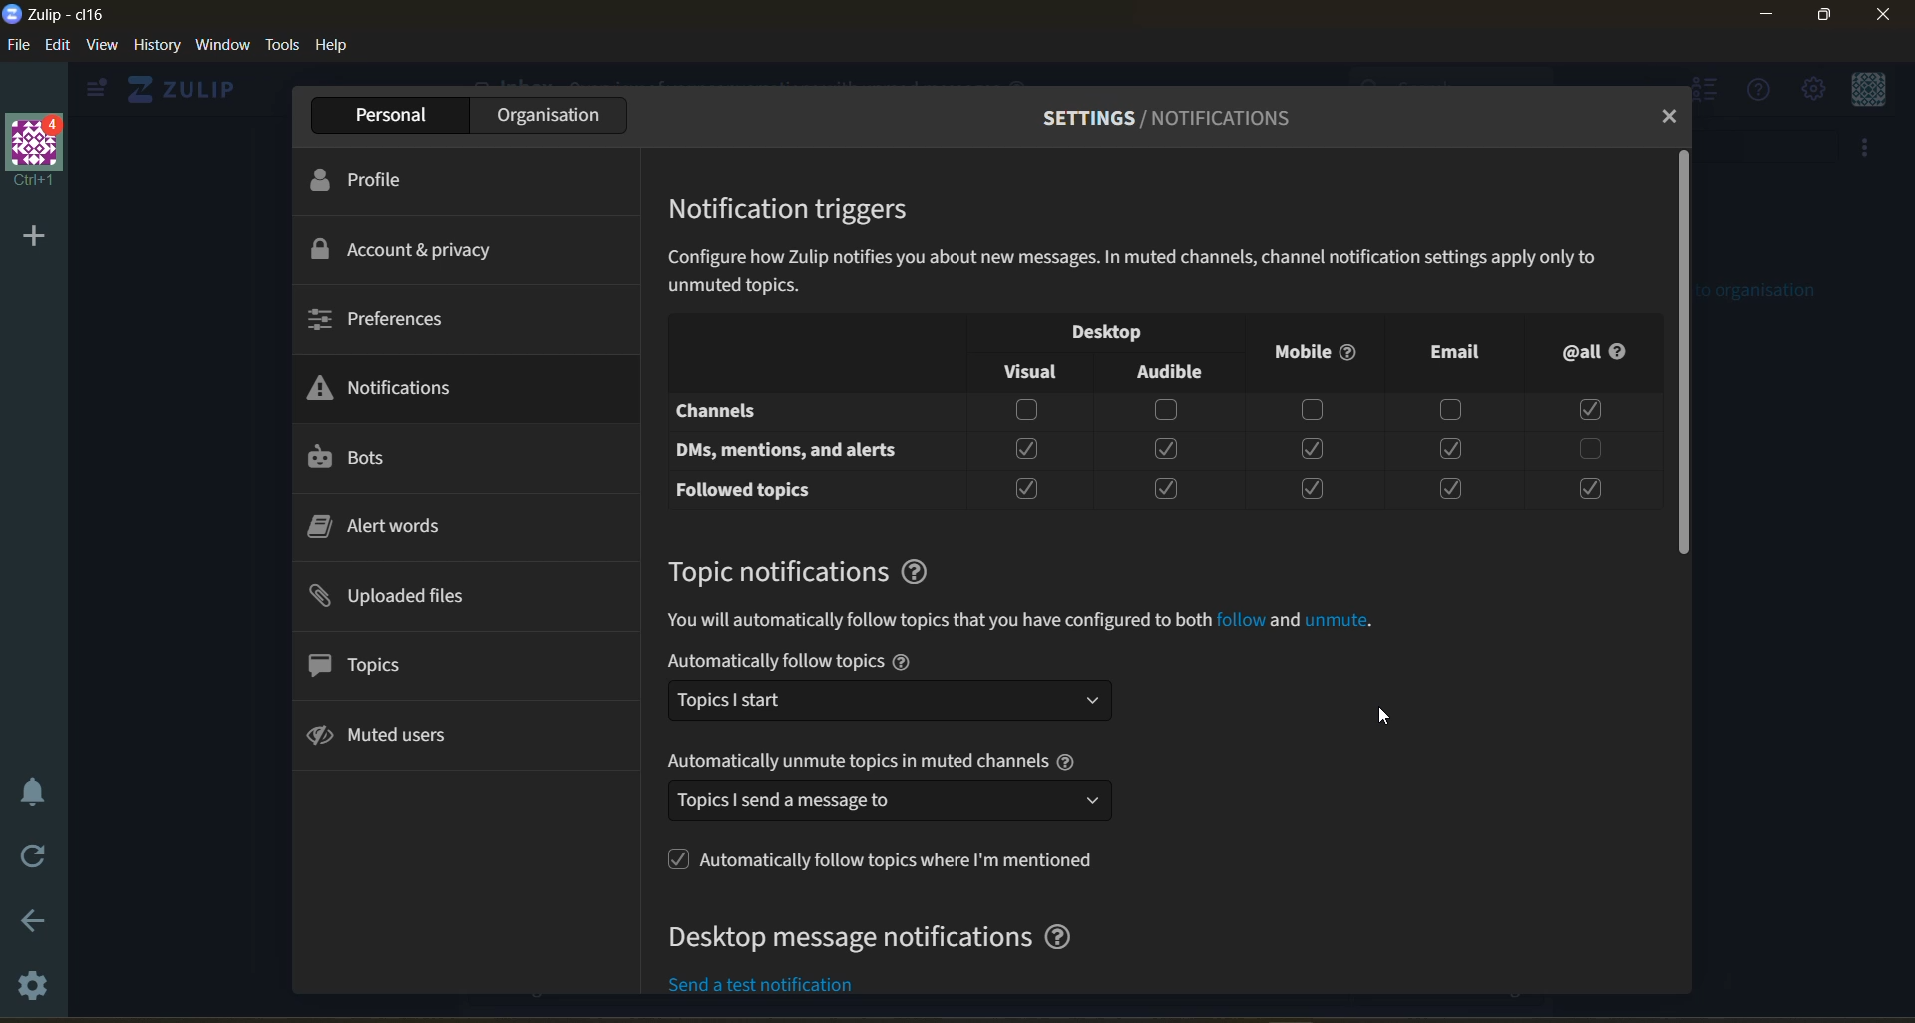 This screenshot has width=1915, height=1023. Describe the element at coordinates (1590, 450) in the screenshot. I see `Checkbox` at that location.